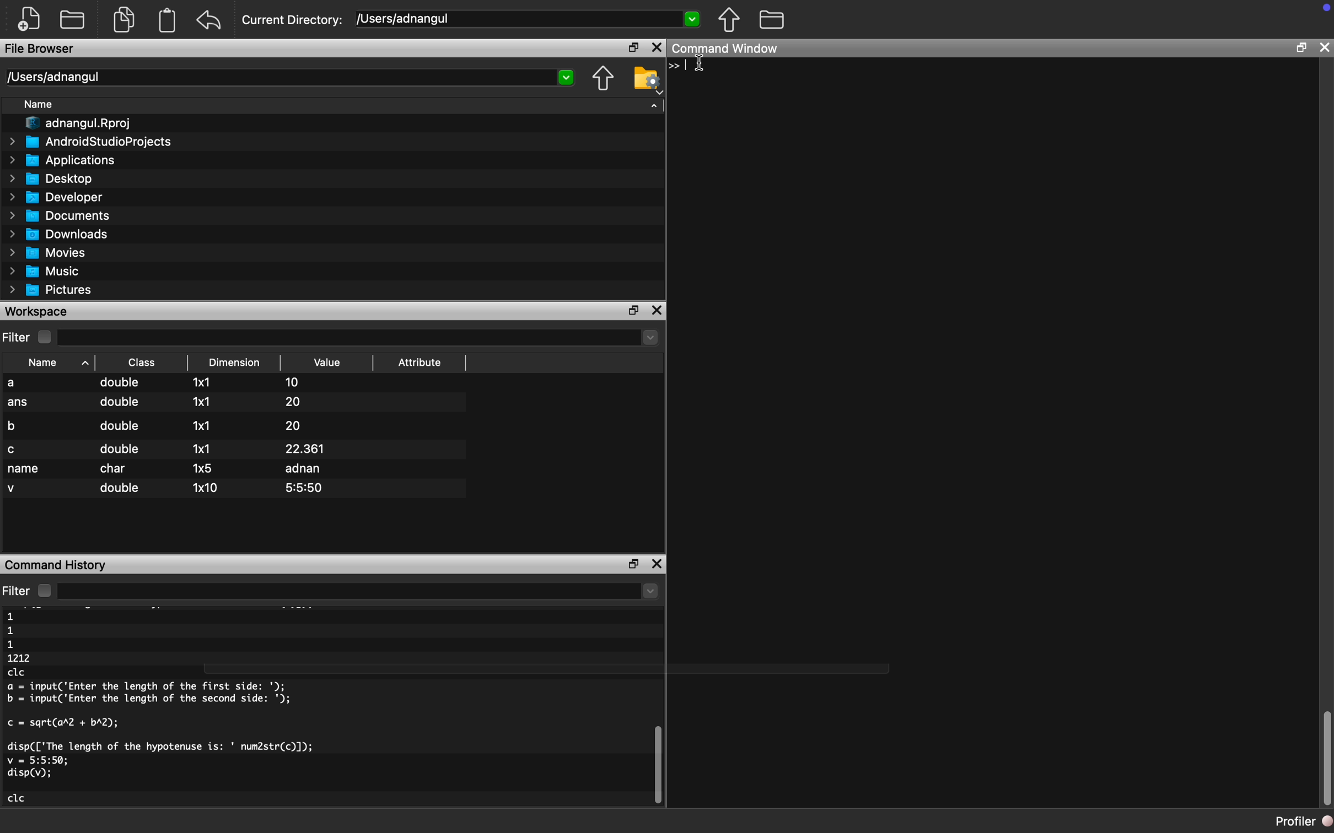  Describe the element at coordinates (121, 489) in the screenshot. I see `double` at that location.